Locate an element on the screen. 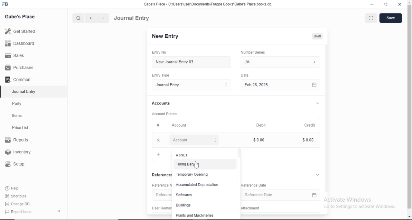 The height and width of the screenshot is (220, 412). Back is located at coordinates (59, 211).